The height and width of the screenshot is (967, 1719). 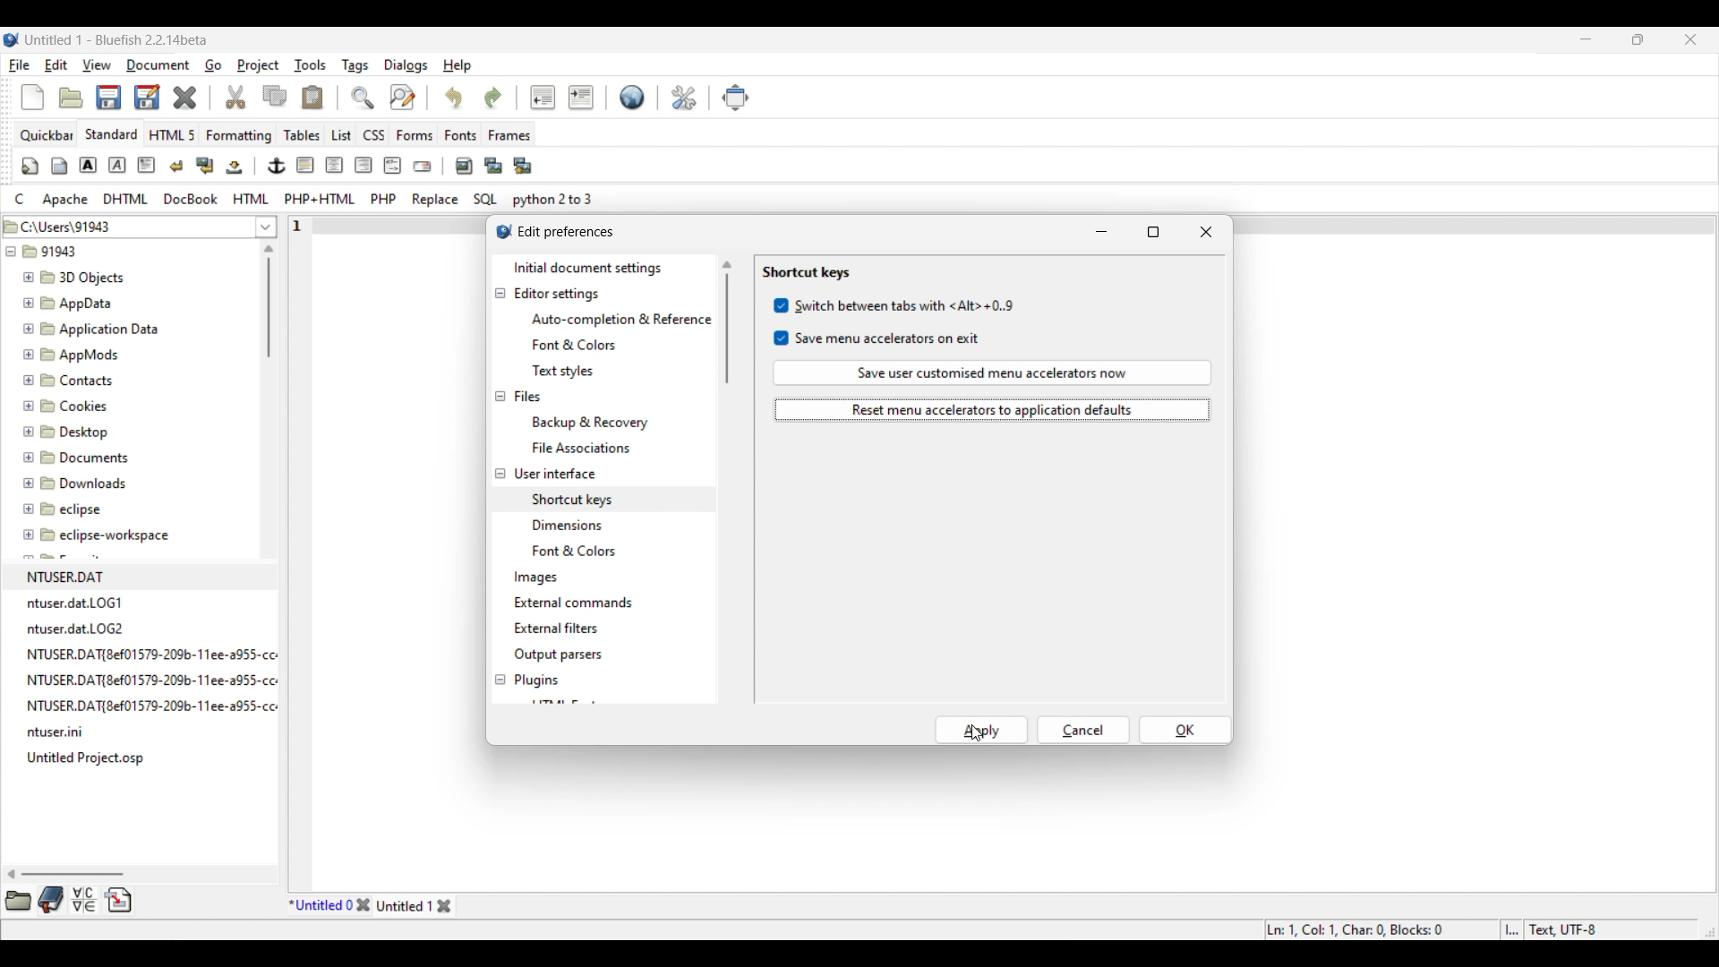 I want to click on HTML 5, so click(x=173, y=134).